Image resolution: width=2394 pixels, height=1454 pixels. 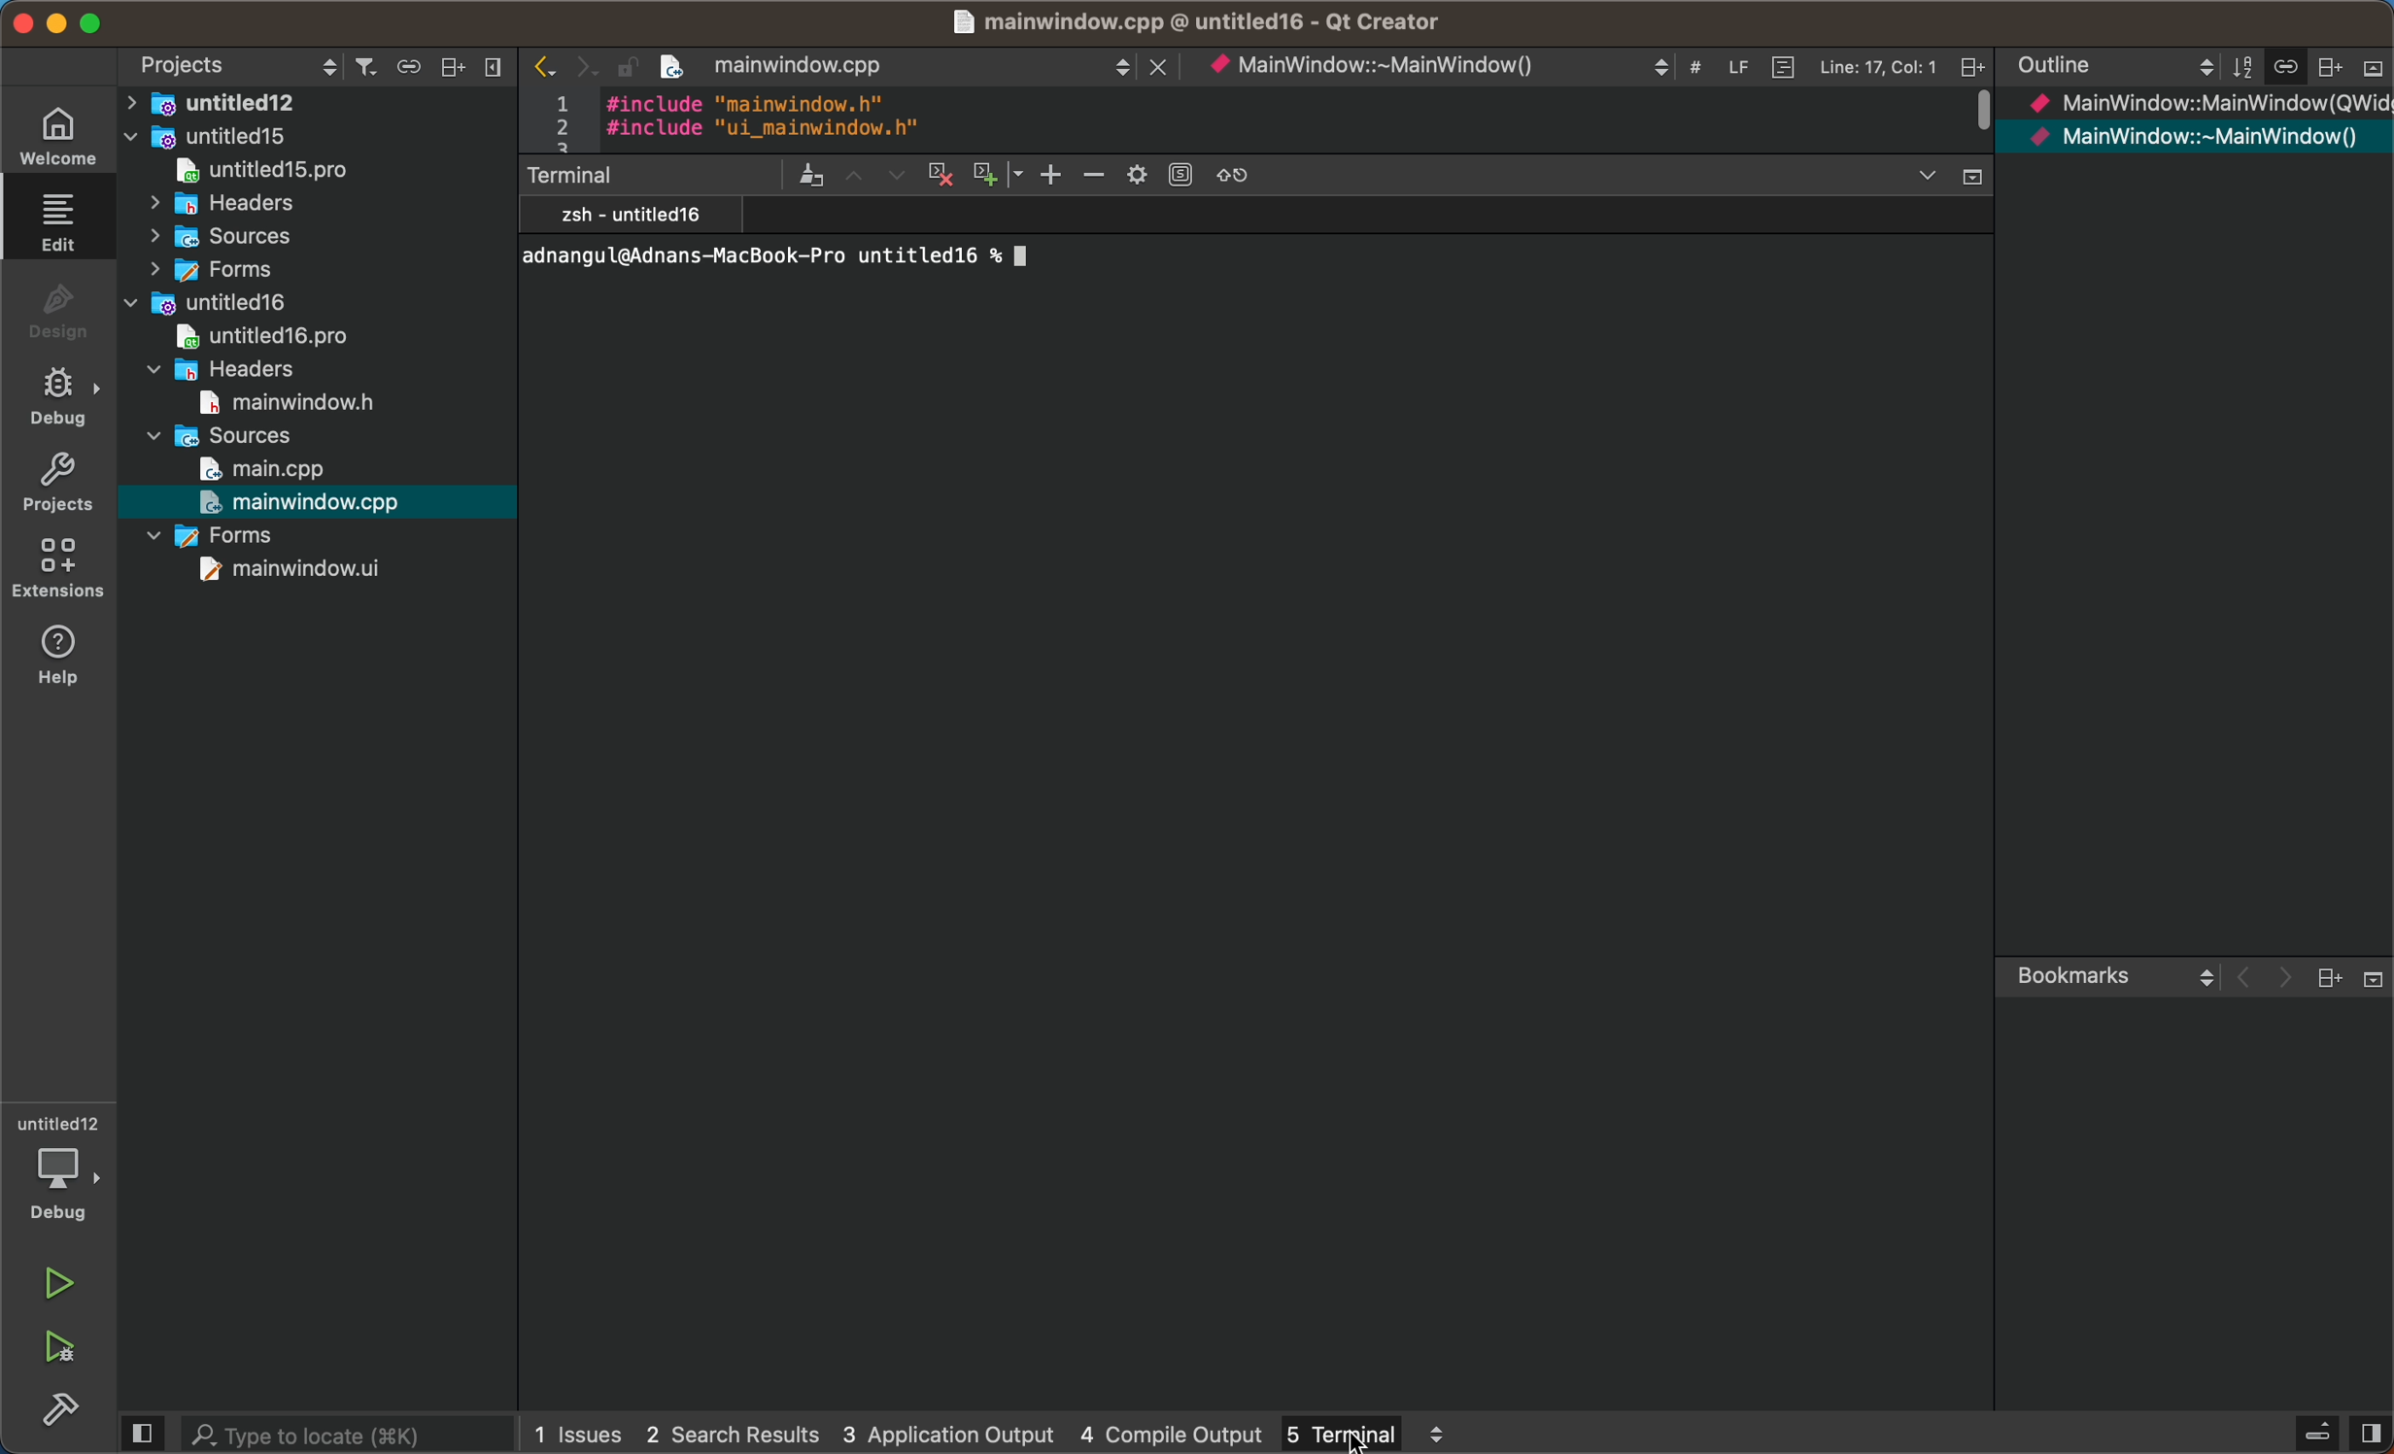 I want to click on edit, so click(x=60, y=220).